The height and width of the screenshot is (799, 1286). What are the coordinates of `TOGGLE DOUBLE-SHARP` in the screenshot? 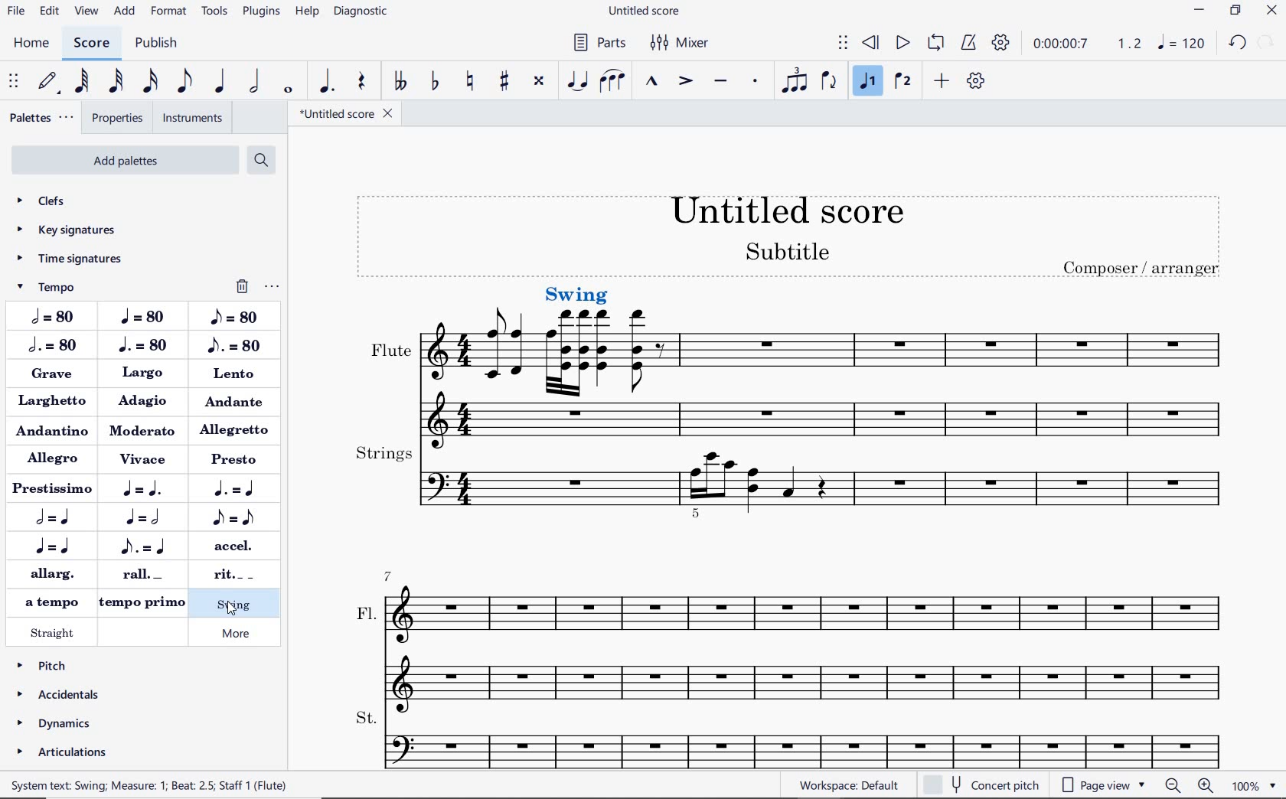 It's located at (538, 82).